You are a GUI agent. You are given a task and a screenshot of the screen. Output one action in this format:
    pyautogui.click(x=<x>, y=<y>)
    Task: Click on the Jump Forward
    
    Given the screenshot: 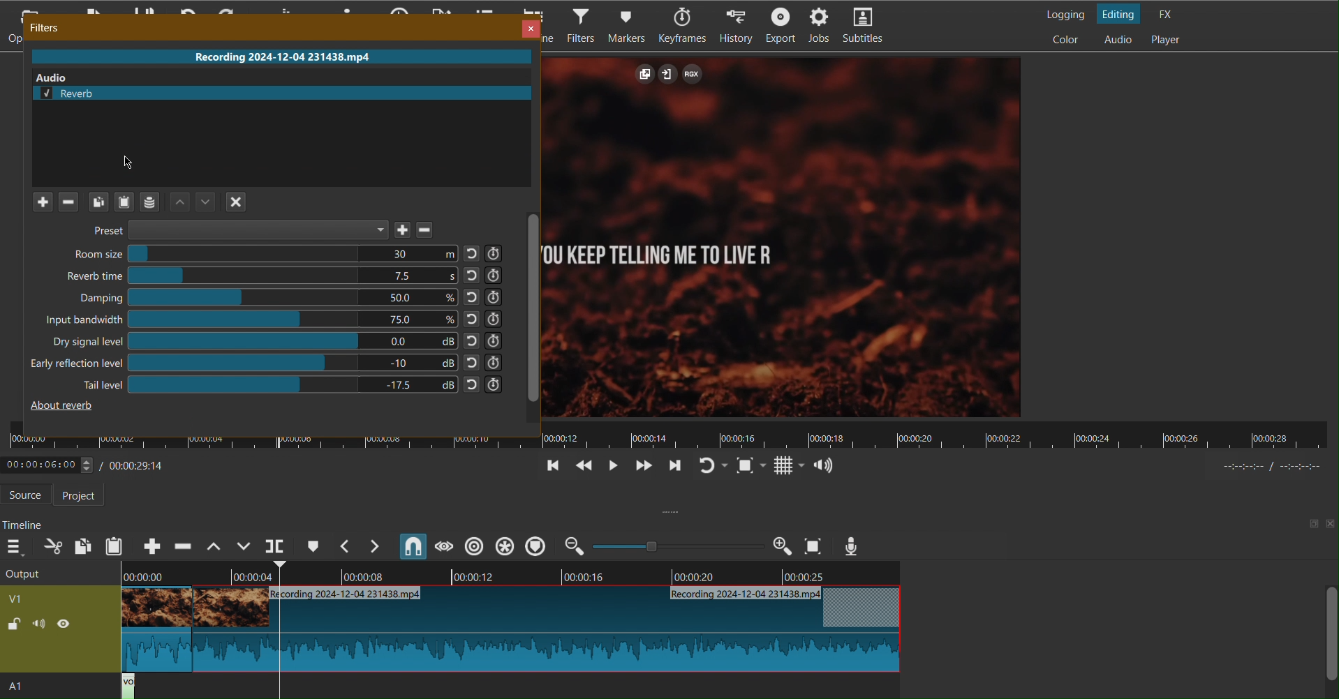 What is the action you would take?
    pyautogui.click(x=674, y=467)
    